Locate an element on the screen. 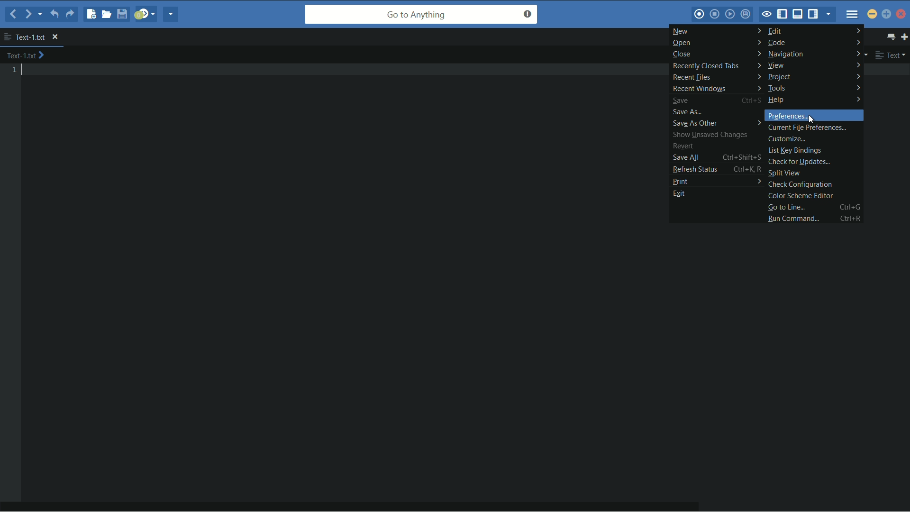 This screenshot has width=910, height=512. play last macro is located at coordinates (729, 14).